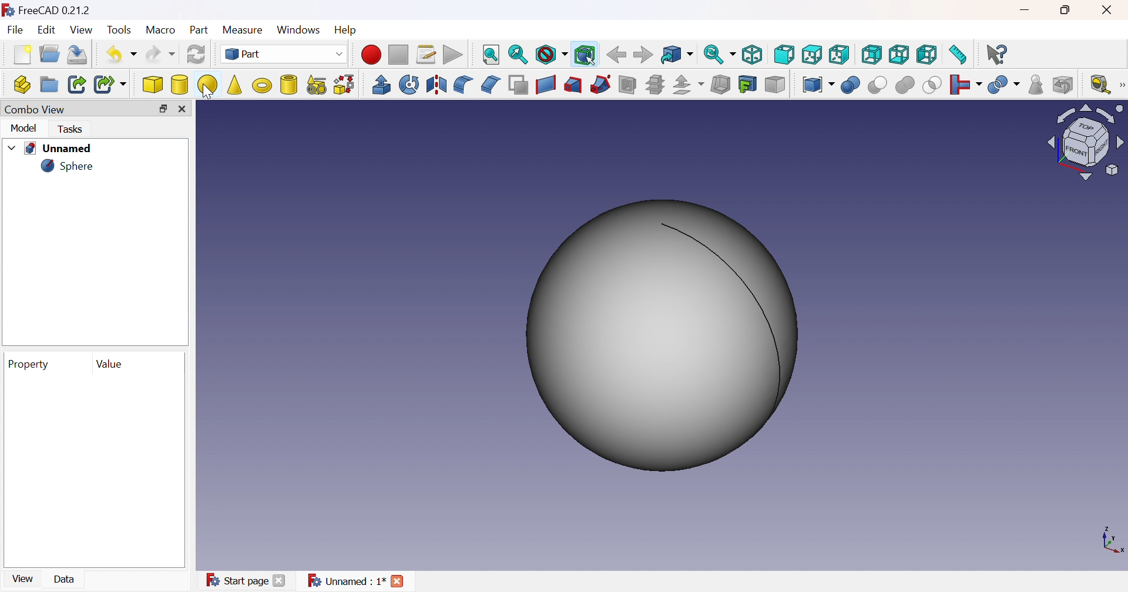 This screenshot has height=592, width=1128. Describe the element at coordinates (207, 84) in the screenshot. I see `Sphere` at that location.